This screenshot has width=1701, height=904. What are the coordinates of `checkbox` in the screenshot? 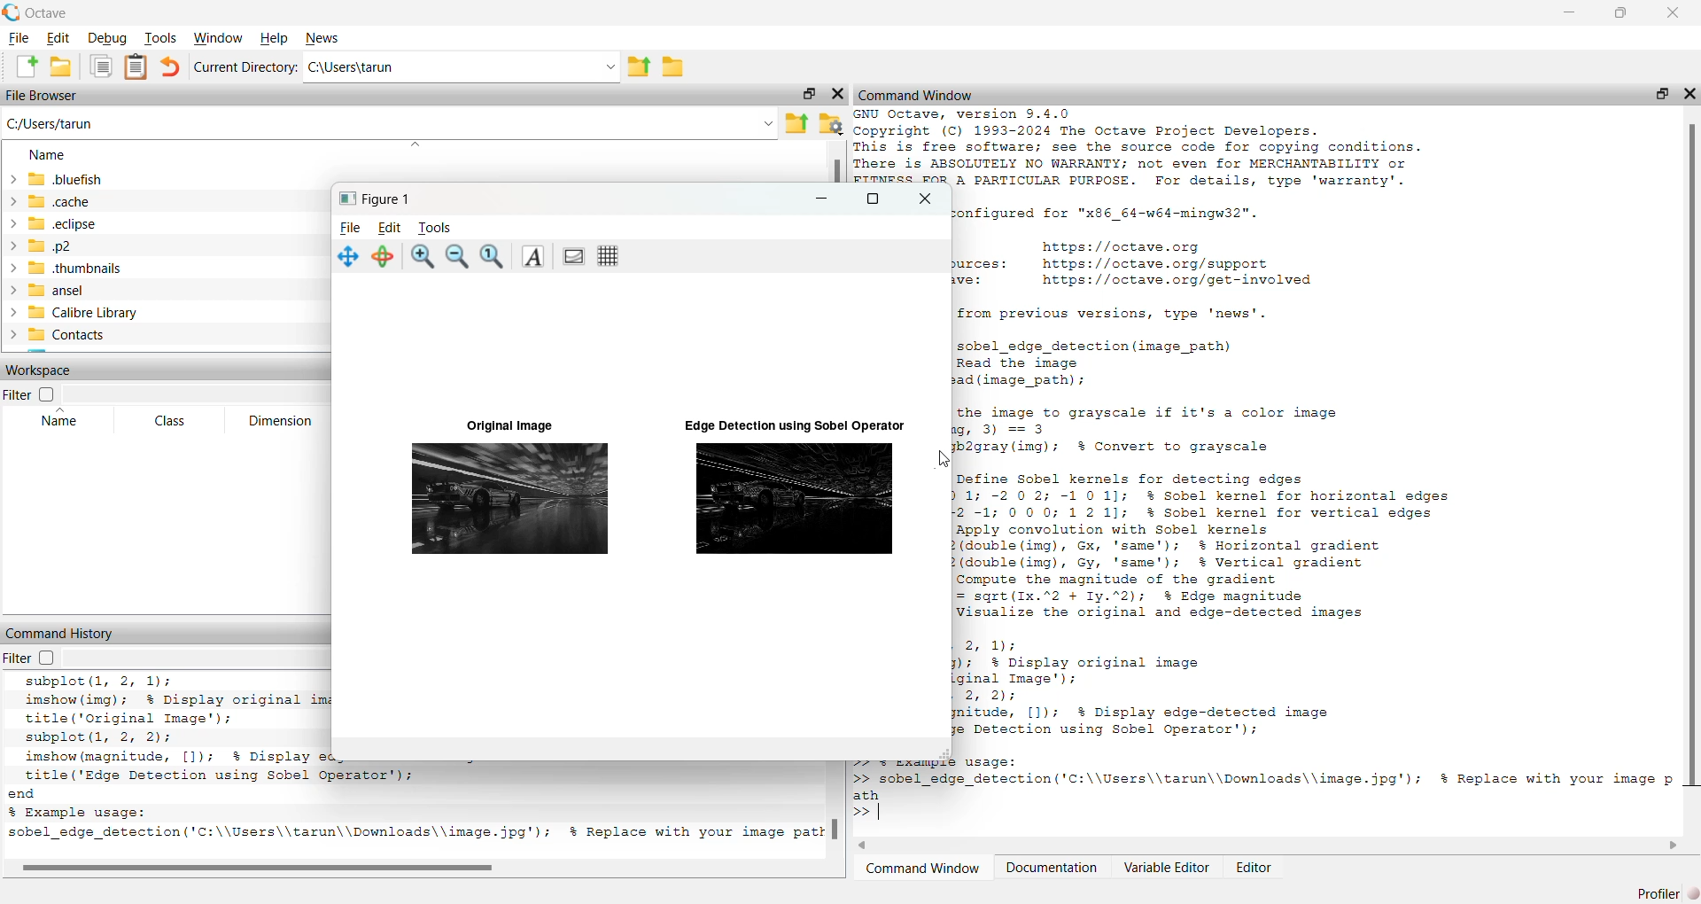 It's located at (50, 659).